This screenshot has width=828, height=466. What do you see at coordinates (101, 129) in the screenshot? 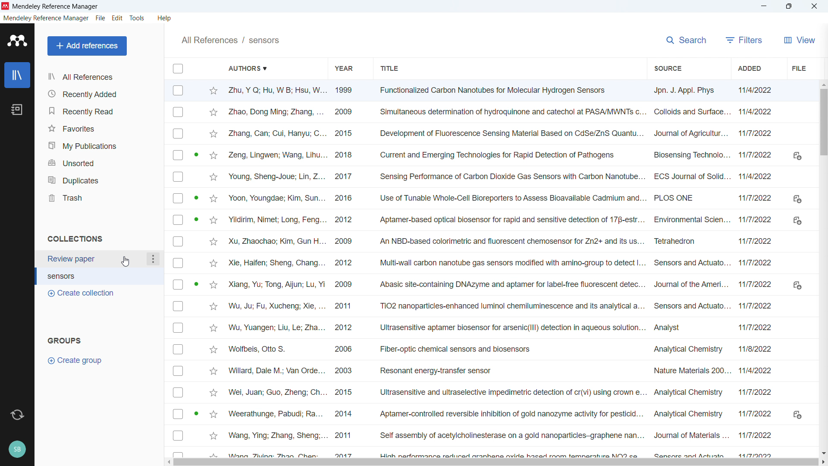
I see `Favourites ` at bounding box center [101, 129].